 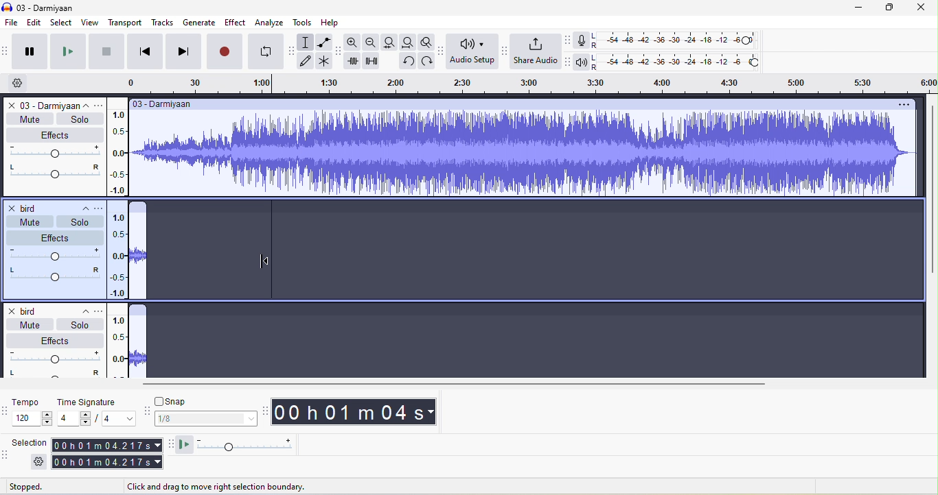 What do you see at coordinates (30, 51) in the screenshot?
I see `pause` at bounding box center [30, 51].